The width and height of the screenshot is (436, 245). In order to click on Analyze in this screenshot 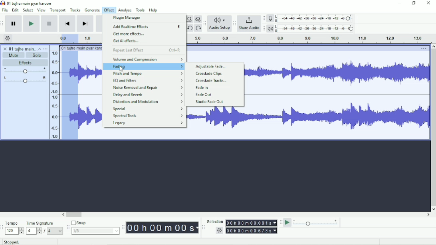, I will do `click(125, 10)`.